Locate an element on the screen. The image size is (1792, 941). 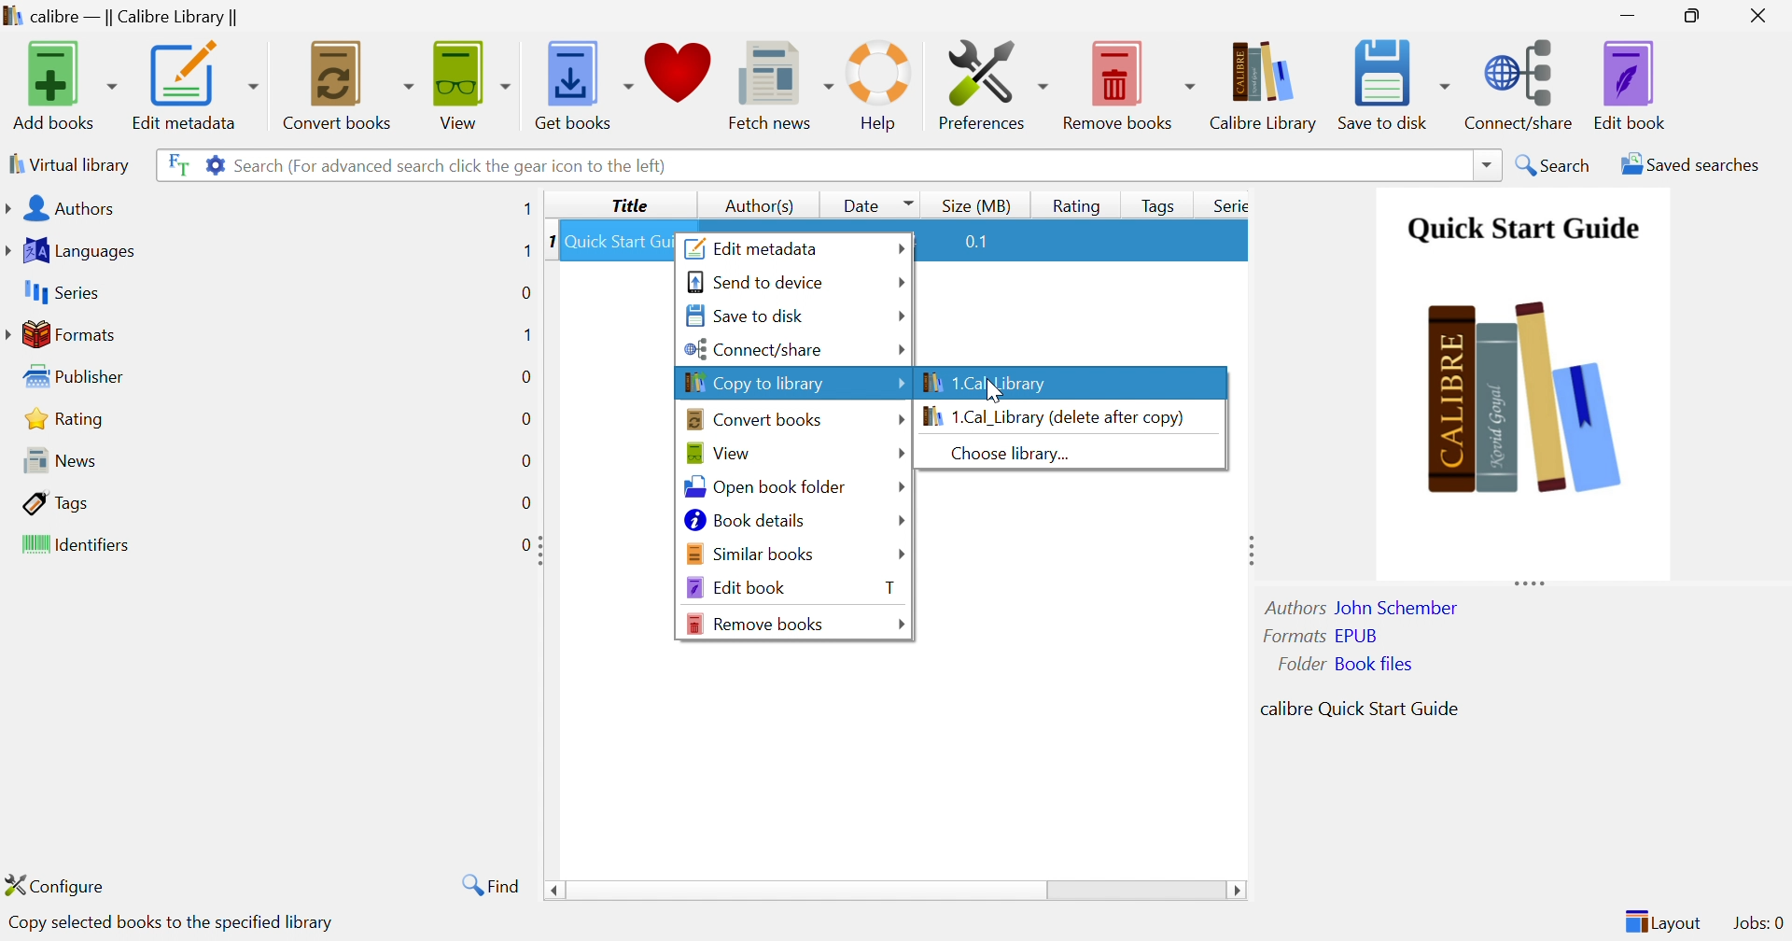
Publisher is located at coordinates (71, 374).